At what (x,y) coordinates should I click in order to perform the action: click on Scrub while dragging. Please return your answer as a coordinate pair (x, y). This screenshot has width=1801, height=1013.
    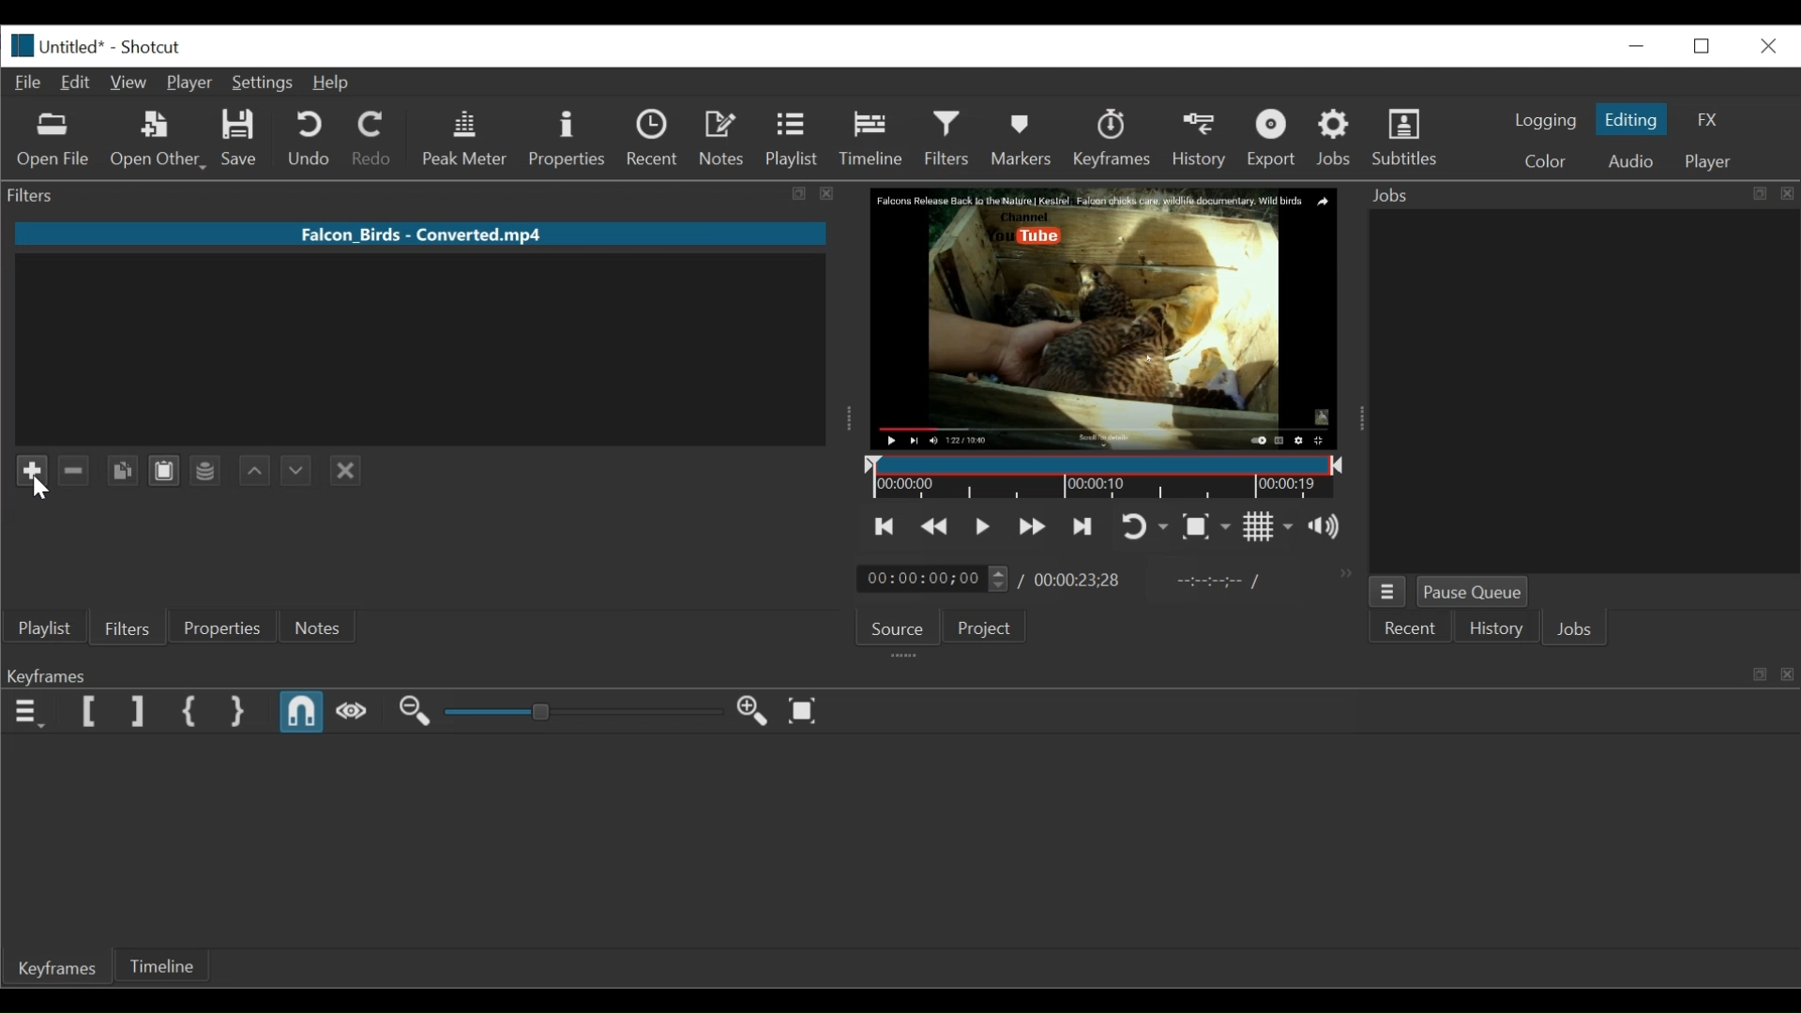
    Looking at the image, I should click on (352, 712).